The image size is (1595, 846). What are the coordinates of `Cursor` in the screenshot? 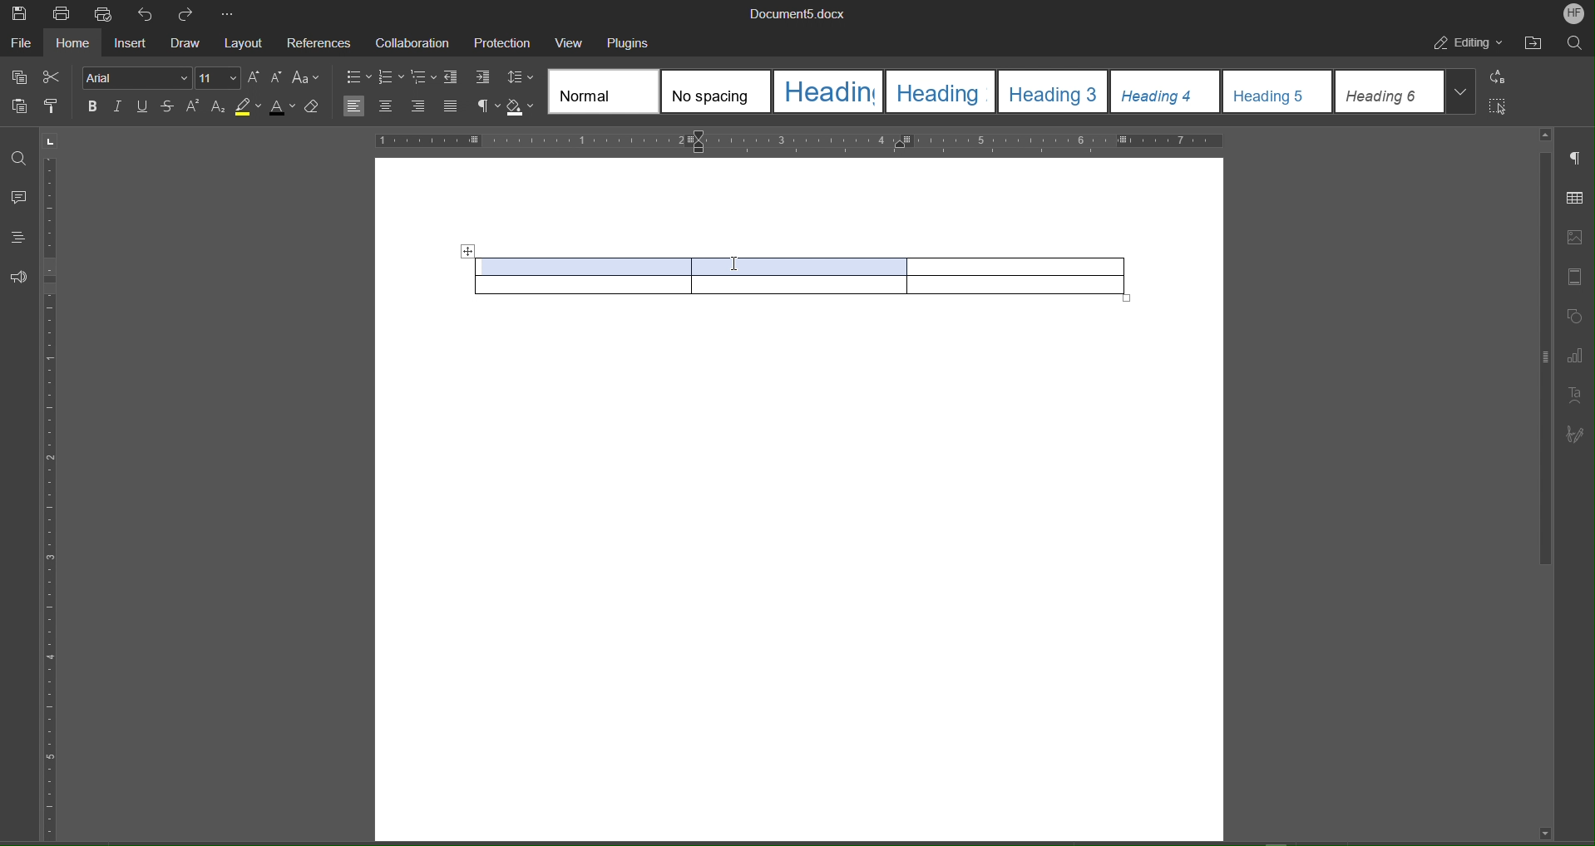 It's located at (736, 263).